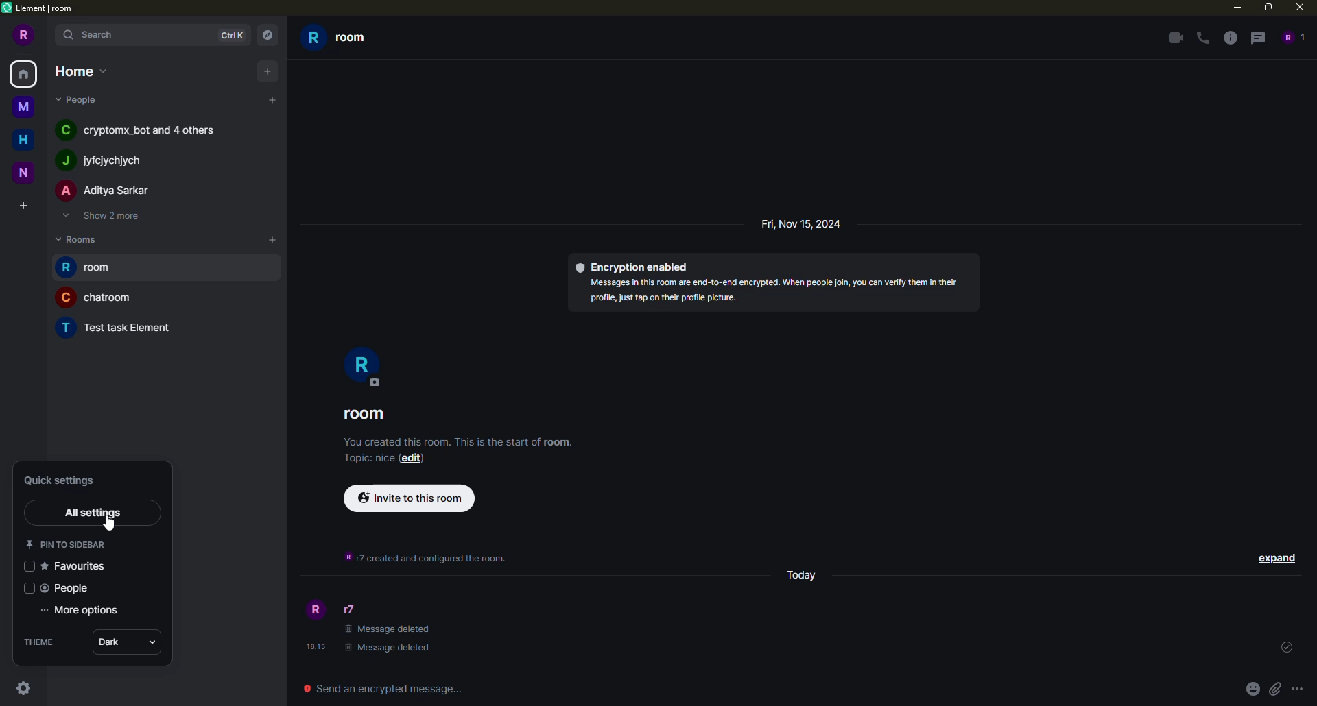 Image resolution: width=1317 pixels, height=706 pixels. What do you see at coordinates (804, 574) in the screenshot?
I see `day` at bounding box center [804, 574].